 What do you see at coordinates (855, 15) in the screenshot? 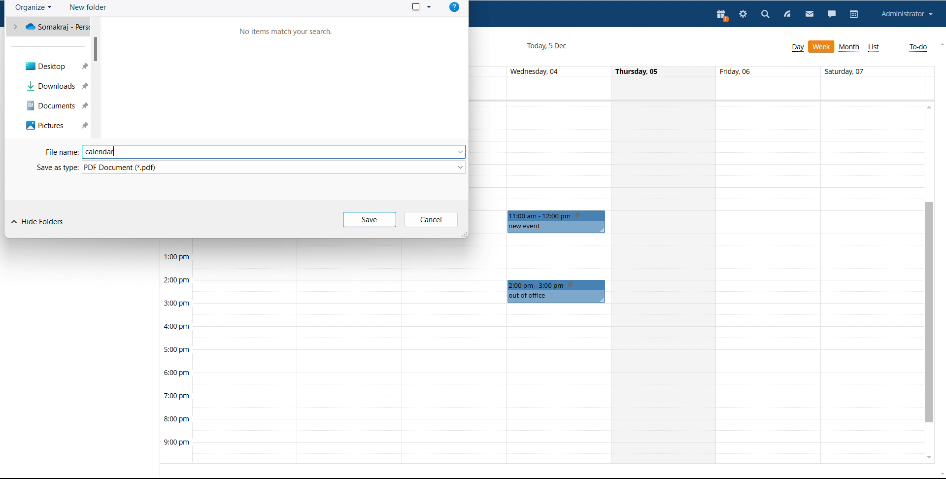
I see `calendar` at bounding box center [855, 15].